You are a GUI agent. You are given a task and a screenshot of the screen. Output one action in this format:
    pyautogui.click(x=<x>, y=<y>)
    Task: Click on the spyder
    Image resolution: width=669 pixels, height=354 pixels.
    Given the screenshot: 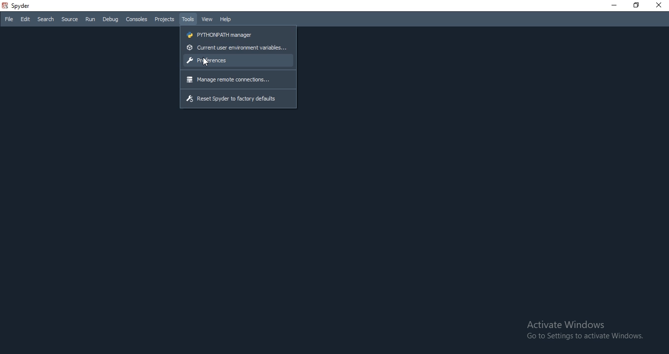 What is the action you would take?
    pyautogui.click(x=22, y=6)
    